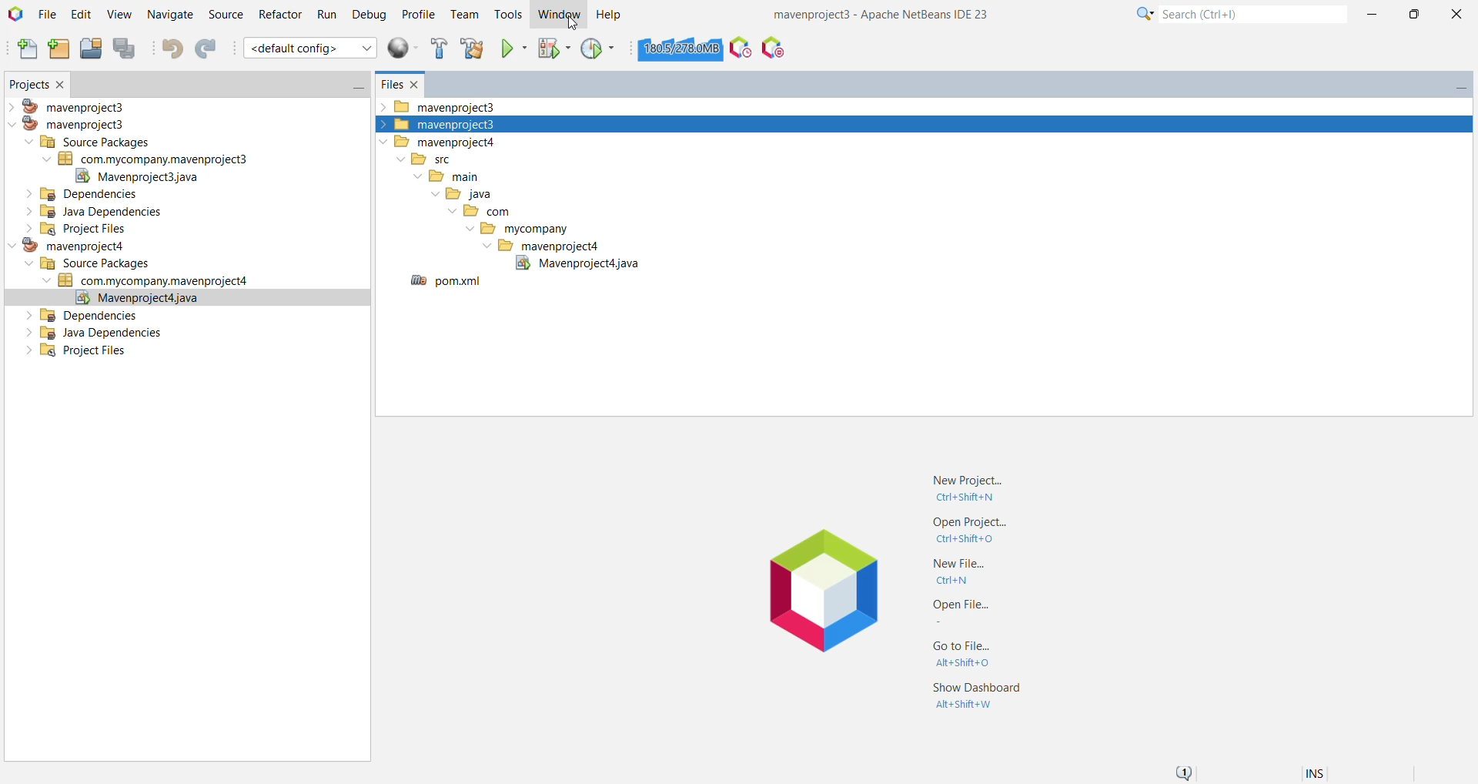 The image size is (1478, 784). Describe the element at coordinates (48, 15) in the screenshot. I see `File` at that location.